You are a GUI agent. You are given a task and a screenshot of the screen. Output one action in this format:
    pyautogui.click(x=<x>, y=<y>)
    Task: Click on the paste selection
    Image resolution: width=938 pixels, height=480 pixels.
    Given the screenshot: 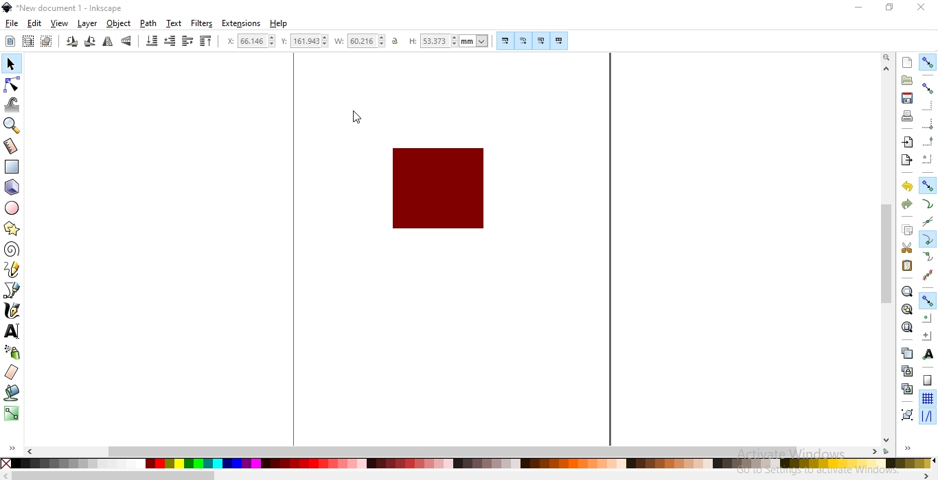 What is the action you would take?
    pyautogui.click(x=907, y=266)
    